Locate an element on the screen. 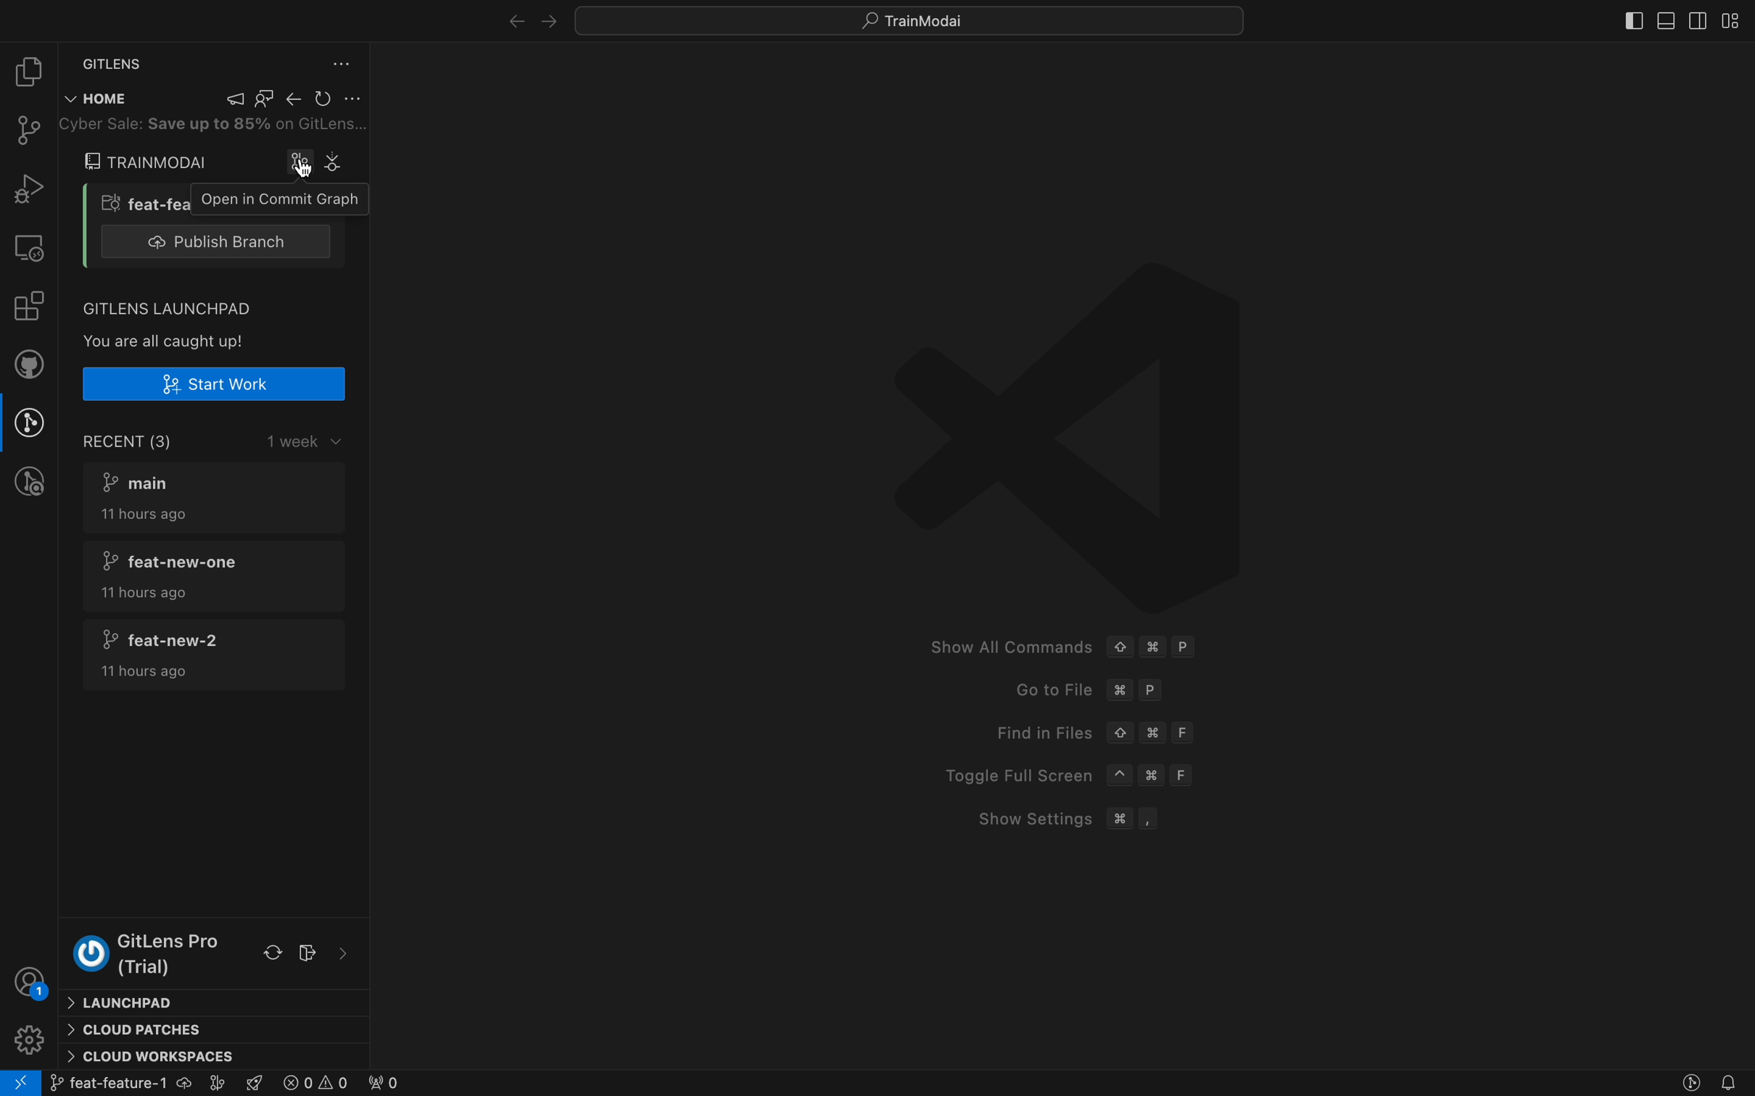 The image size is (1755, 1096). branch list is located at coordinates (214, 574).